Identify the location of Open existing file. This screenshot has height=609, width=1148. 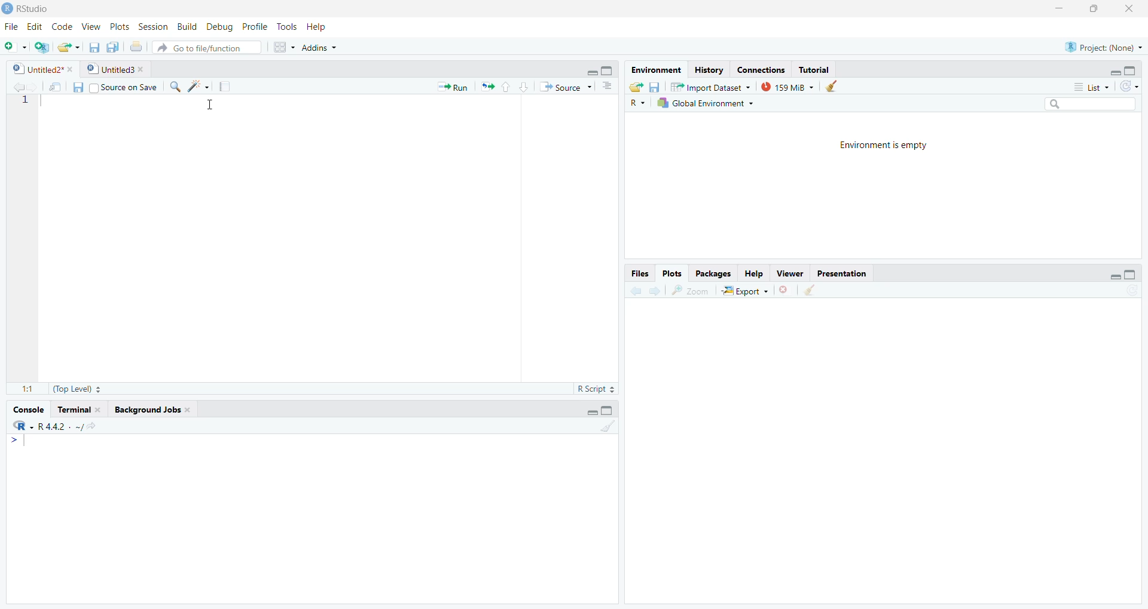
(69, 47).